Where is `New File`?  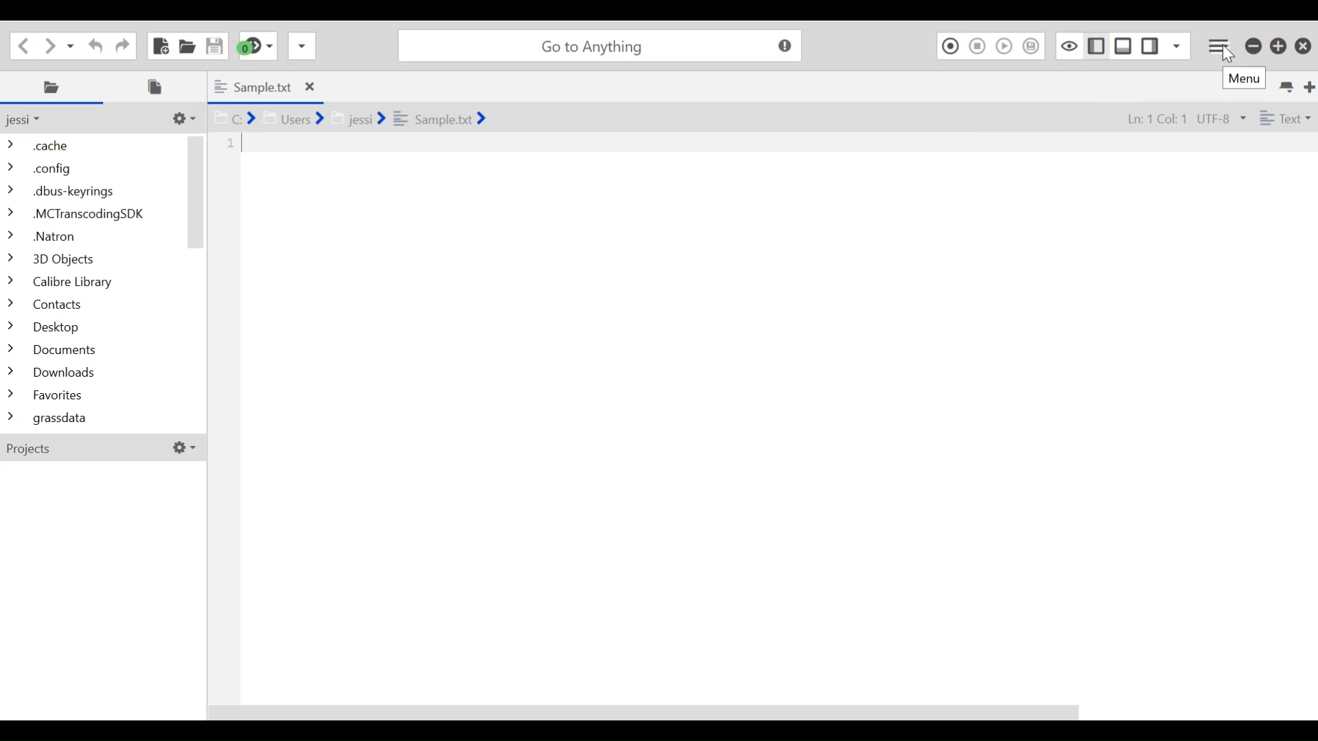
New File is located at coordinates (159, 45).